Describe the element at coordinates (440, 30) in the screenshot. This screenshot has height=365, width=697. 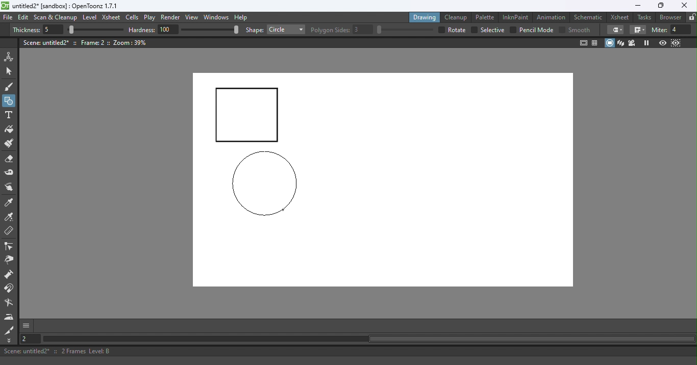
I see `checkbox` at that location.